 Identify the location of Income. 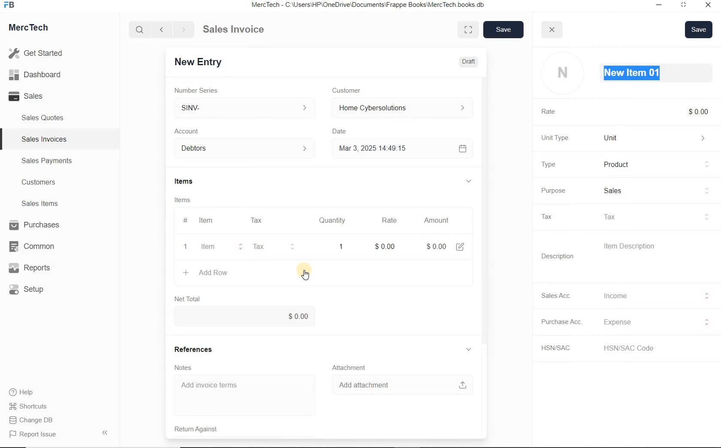
(654, 295).